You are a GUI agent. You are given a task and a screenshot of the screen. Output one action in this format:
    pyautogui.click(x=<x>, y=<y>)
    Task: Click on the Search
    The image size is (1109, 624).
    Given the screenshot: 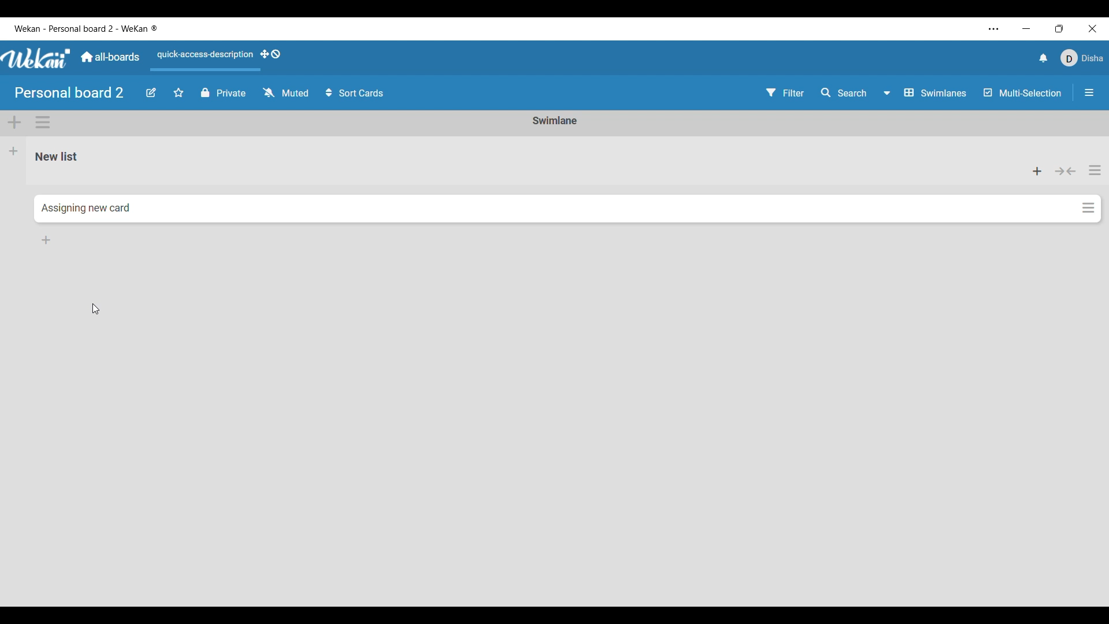 What is the action you would take?
    pyautogui.click(x=845, y=92)
    